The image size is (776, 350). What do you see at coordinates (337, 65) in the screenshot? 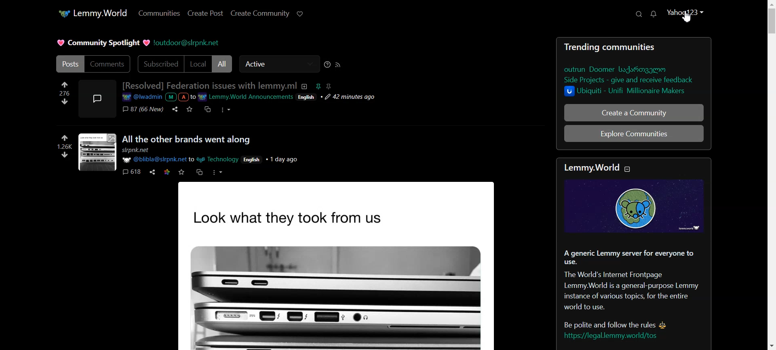
I see `RSS` at bounding box center [337, 65].